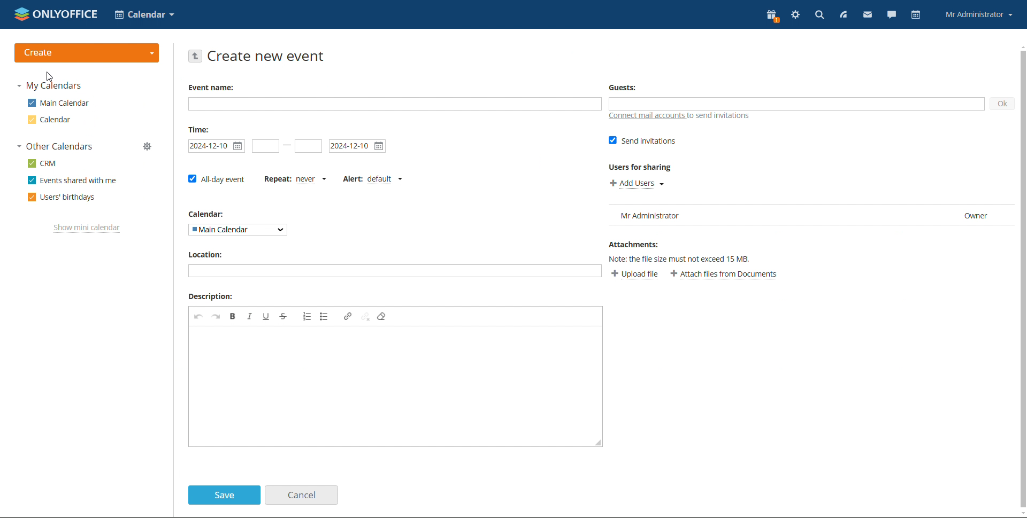 The image size is (1027, 518). What do you see at coordinates (635, 167) in the screenshot?
I see `Users for sharing` at bounding box center [635, 167].